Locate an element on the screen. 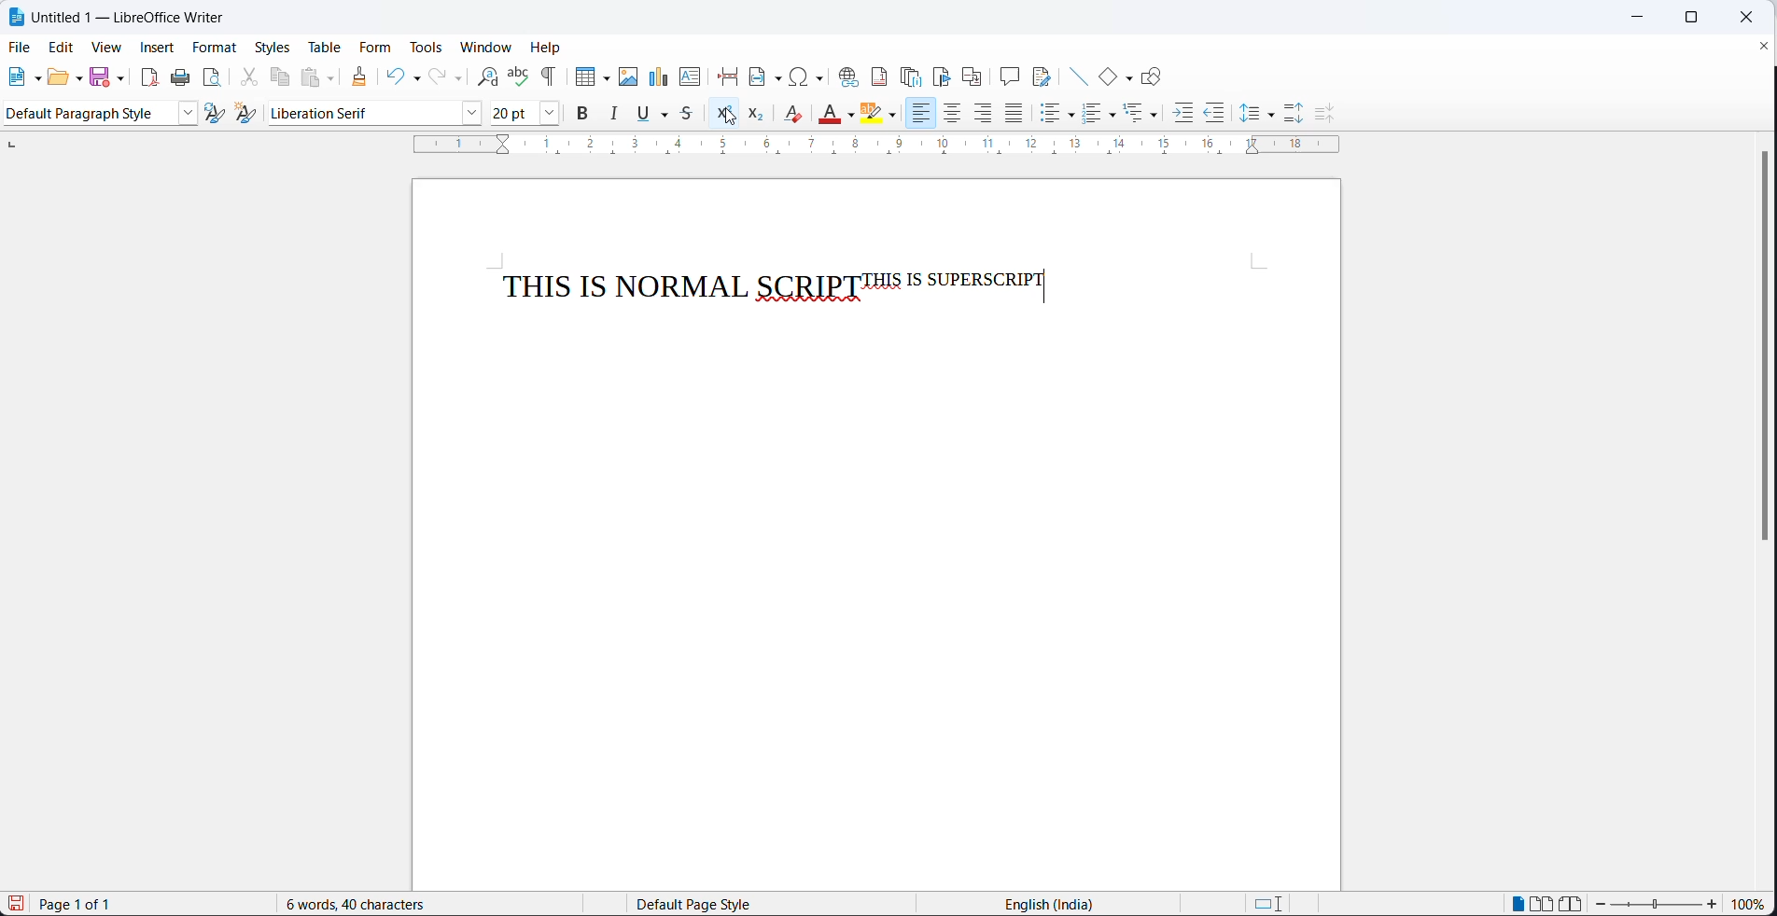 This screenshot has width=1777, height=916. font size dropdown button is located at coordinates (551, 113).